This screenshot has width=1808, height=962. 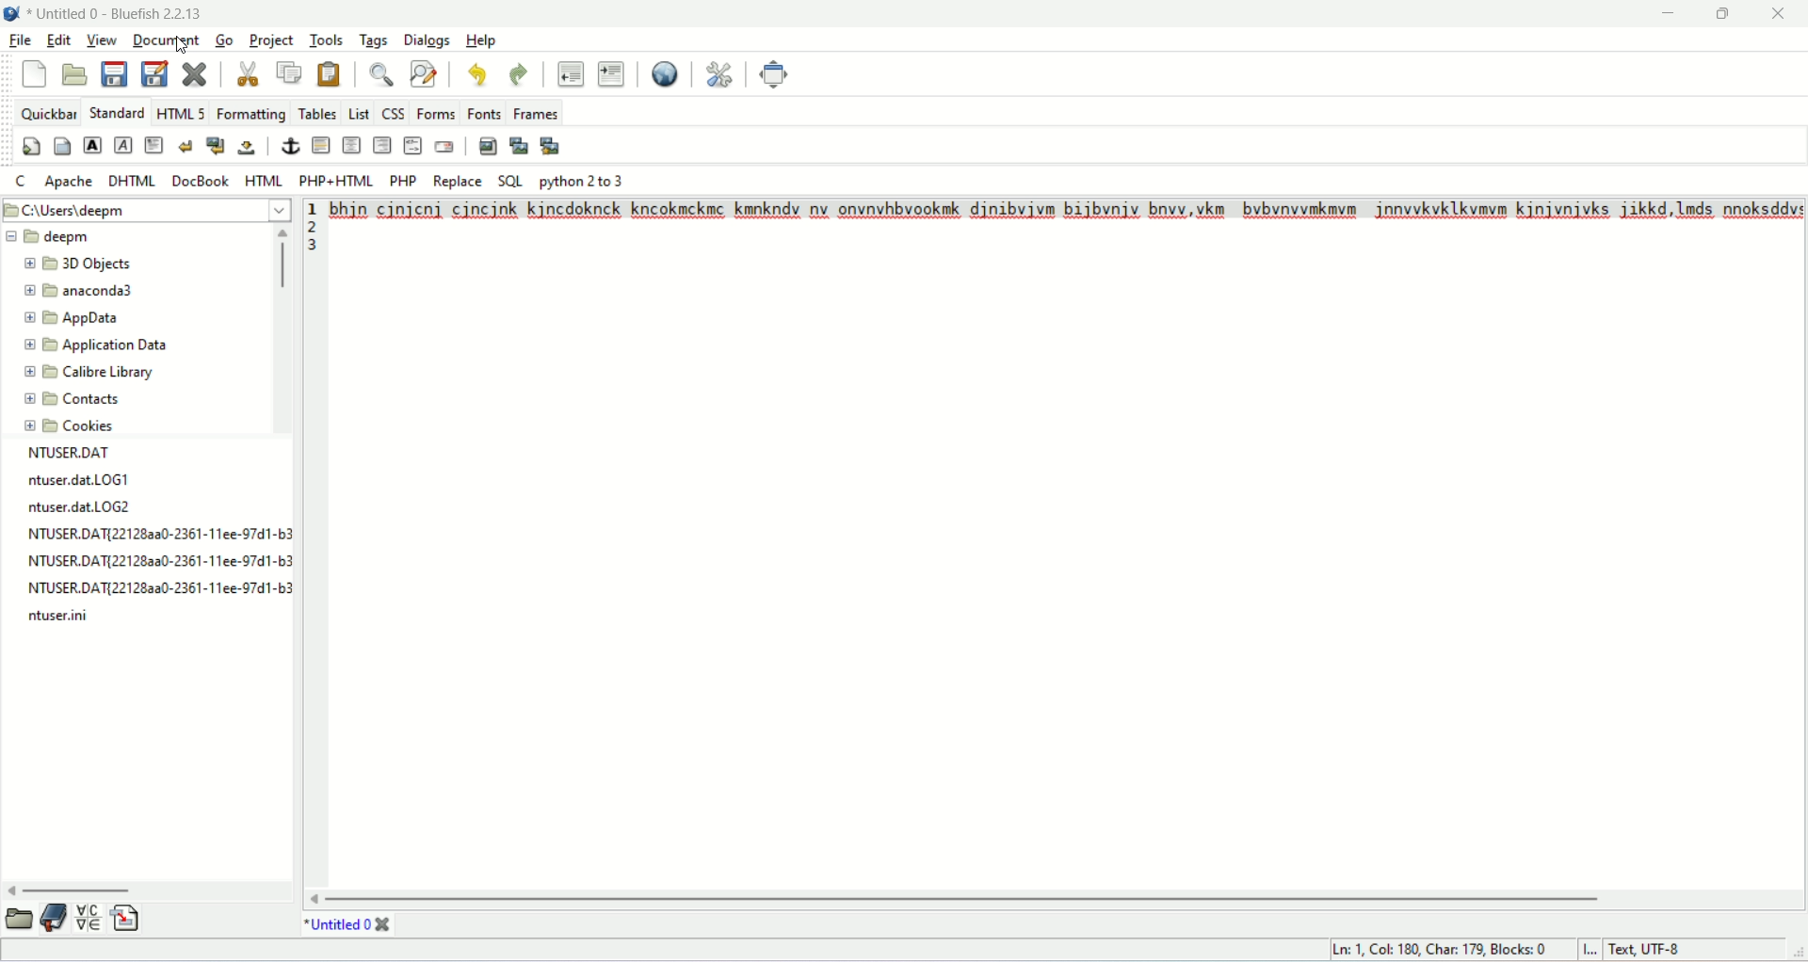 What do you see at coordinates (777, 73) in the screenshot?
I see `fullscreen` at bounding box center [777, 73].